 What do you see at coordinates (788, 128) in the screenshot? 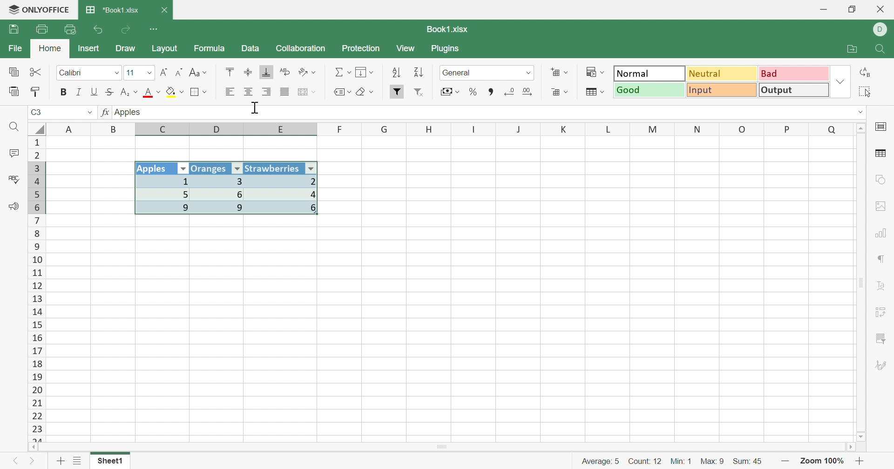
I see `P` at bounding box center [788, 128].